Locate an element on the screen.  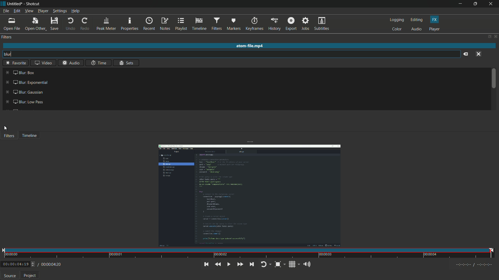
time is located at coordinates (99, 63).